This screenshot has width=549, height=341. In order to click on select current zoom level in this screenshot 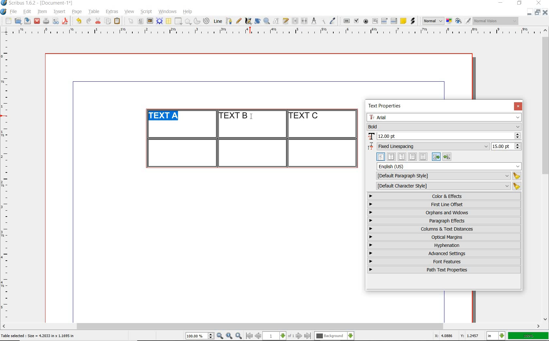, I will do `click(200, 336)`.